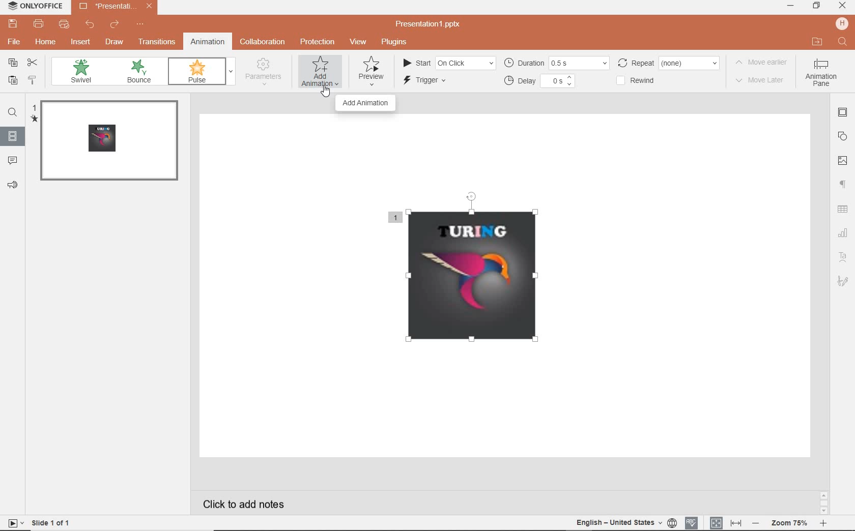  I want to click on spell checking, so click(692, 523).